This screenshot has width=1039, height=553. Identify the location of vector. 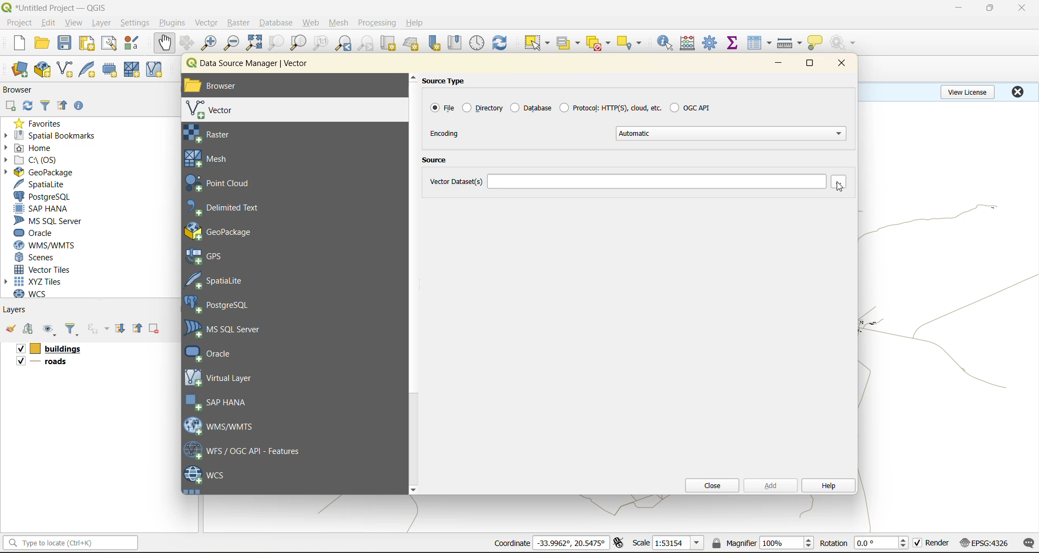
(208, 23).